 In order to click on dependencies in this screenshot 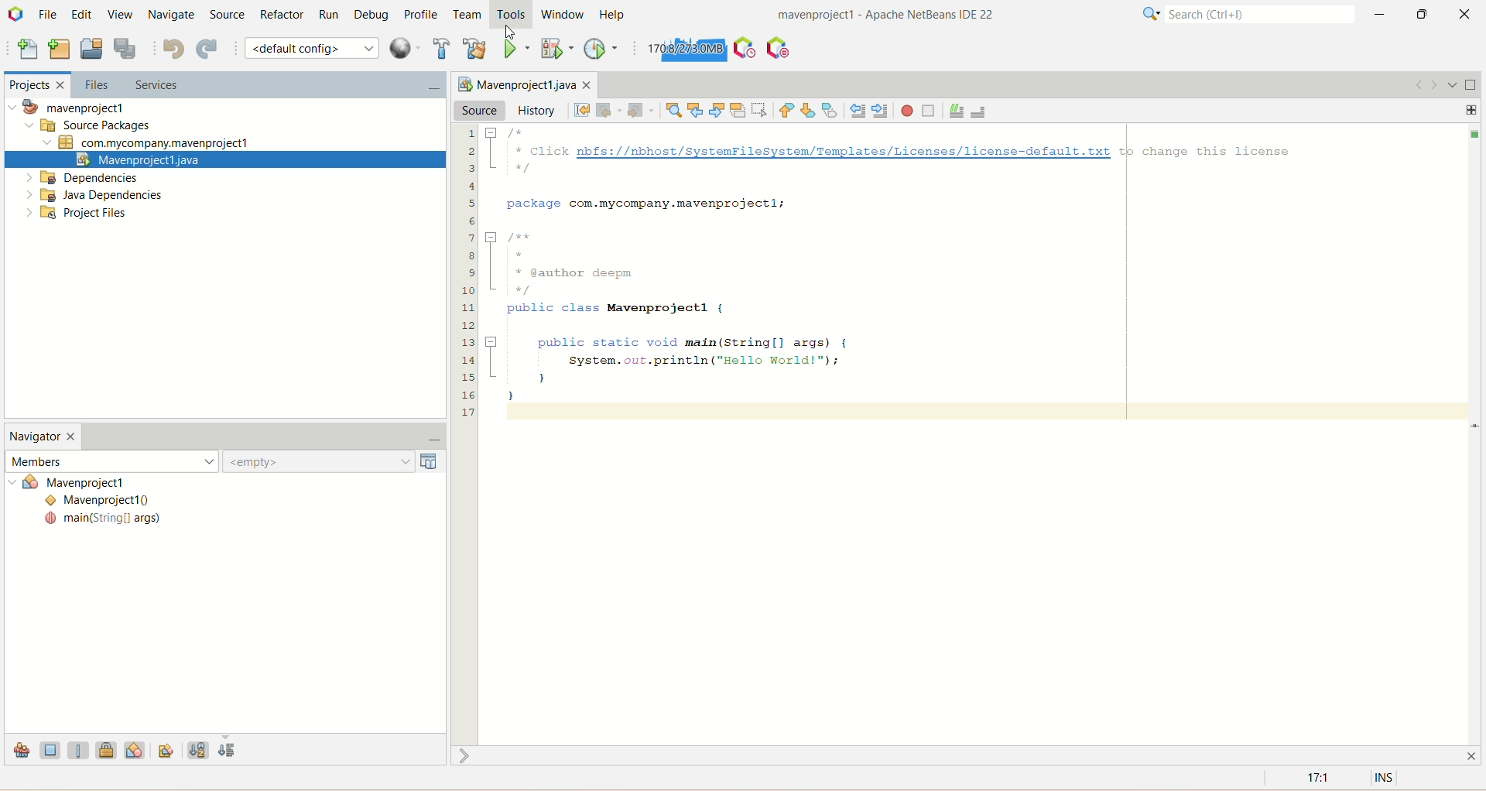, I will do `click(81, 178)`.